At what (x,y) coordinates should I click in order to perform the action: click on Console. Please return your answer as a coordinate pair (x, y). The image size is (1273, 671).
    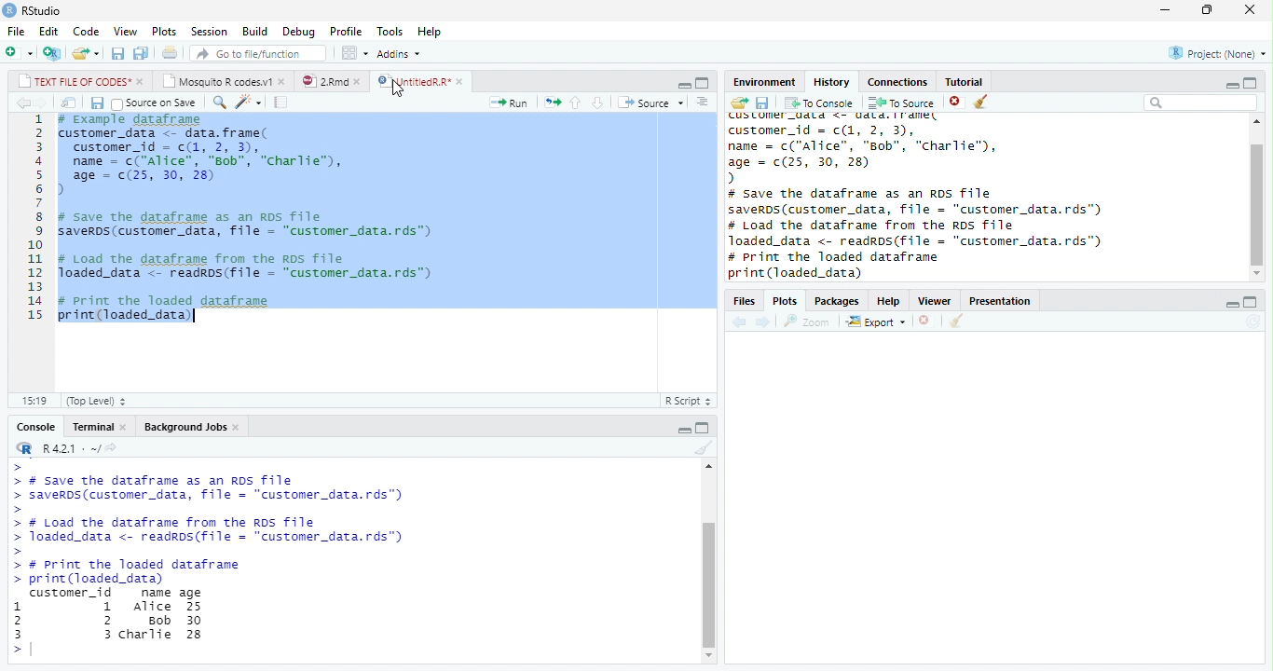
    Looking at the image, I should click on (36, 427).